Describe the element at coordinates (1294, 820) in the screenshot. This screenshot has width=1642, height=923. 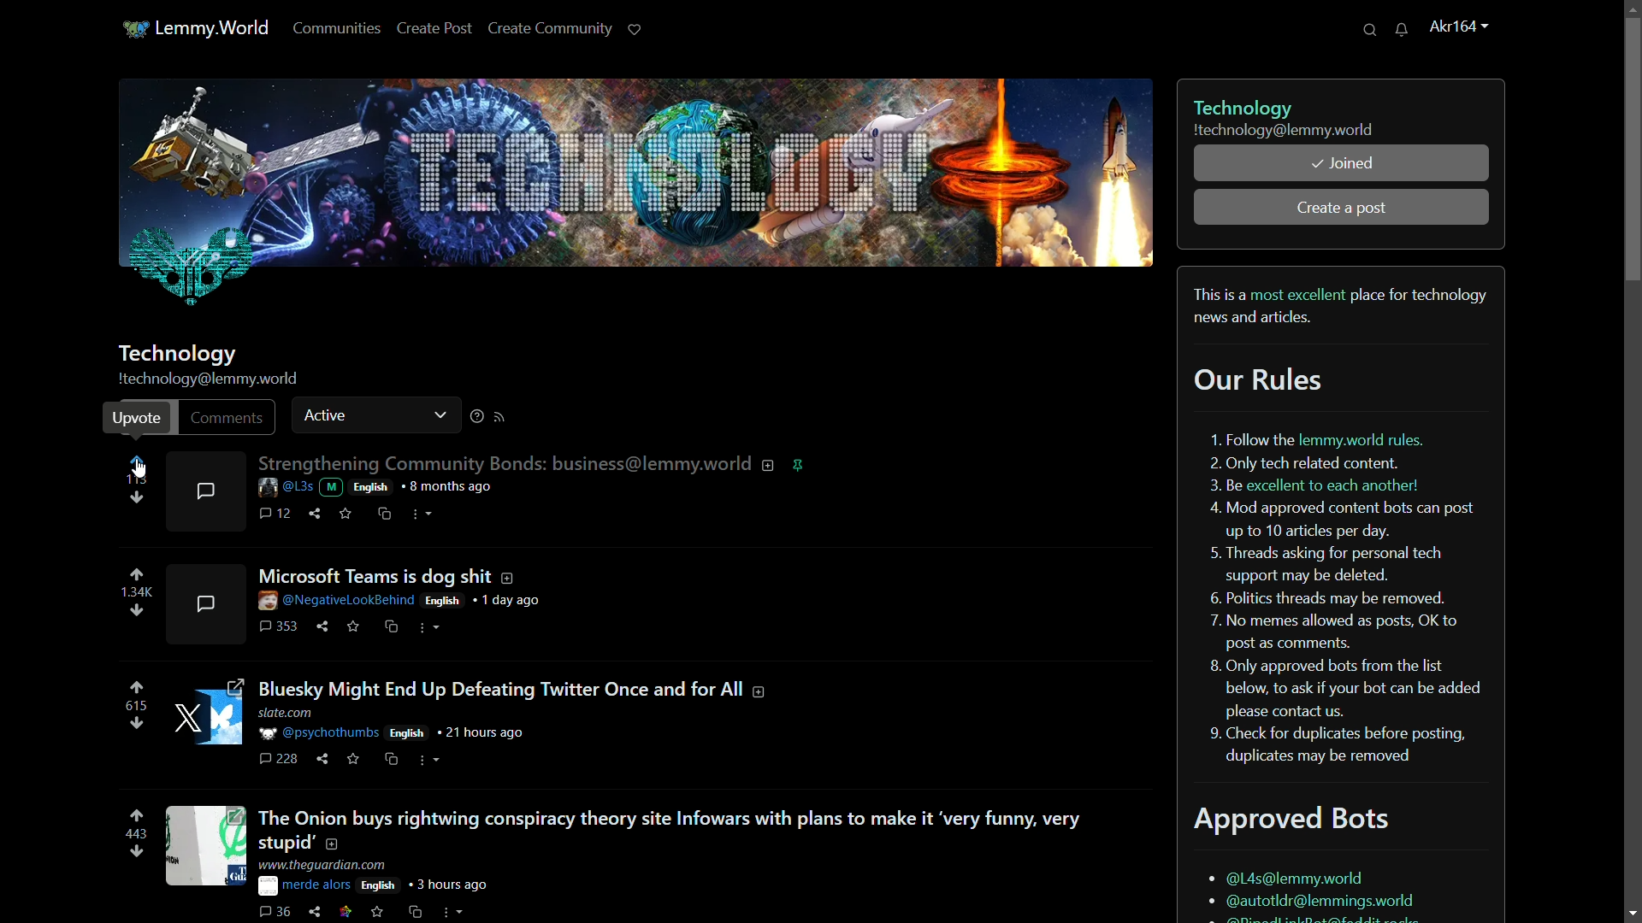
I see `approved bots` at that location.